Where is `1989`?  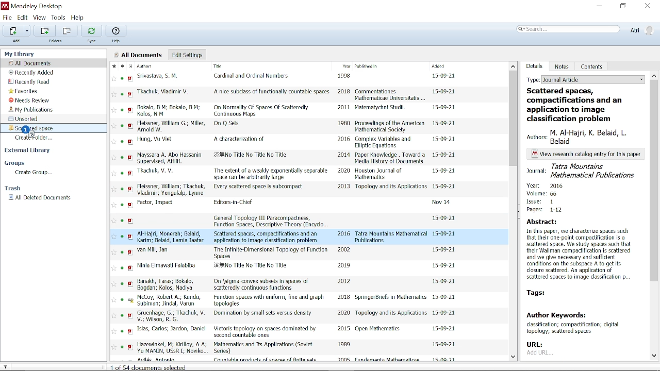
1989 is located at coordinates (344, 345).